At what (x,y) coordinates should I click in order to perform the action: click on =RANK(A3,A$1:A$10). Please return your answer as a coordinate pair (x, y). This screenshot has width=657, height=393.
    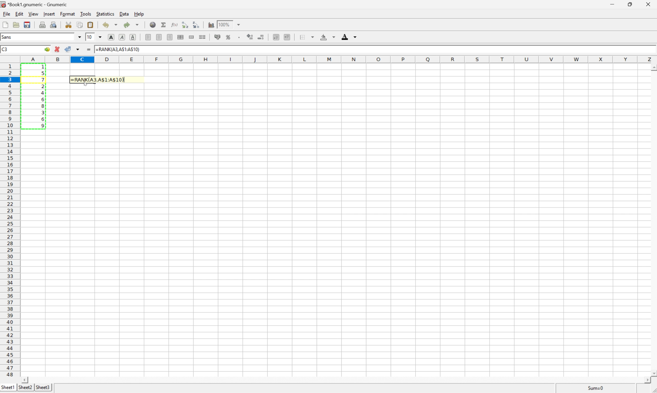
    Looking at the image, I should click on (118, 49).